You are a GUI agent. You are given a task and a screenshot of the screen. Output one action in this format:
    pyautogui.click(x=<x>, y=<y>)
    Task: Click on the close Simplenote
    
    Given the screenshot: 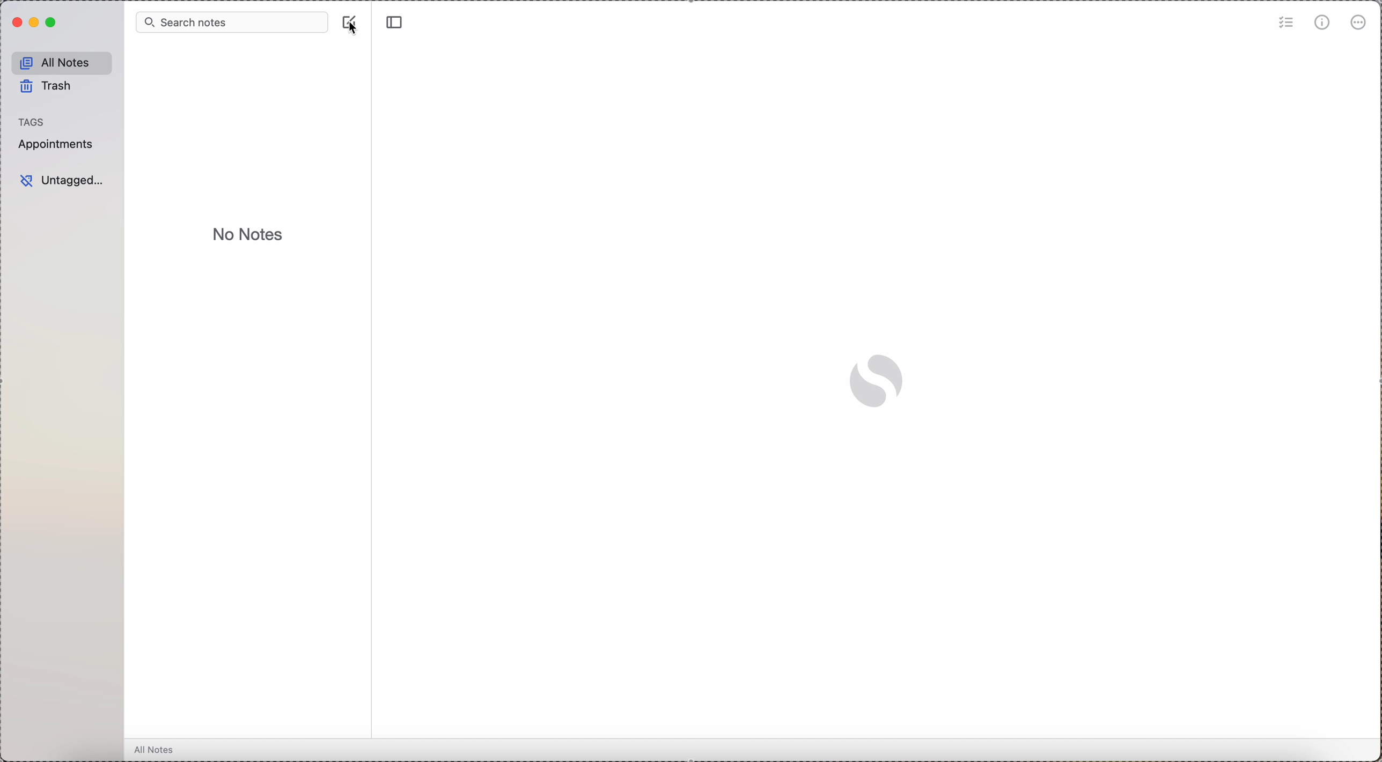 What is the action you would take?
    pyautogui.click(x=17, y=22)
    